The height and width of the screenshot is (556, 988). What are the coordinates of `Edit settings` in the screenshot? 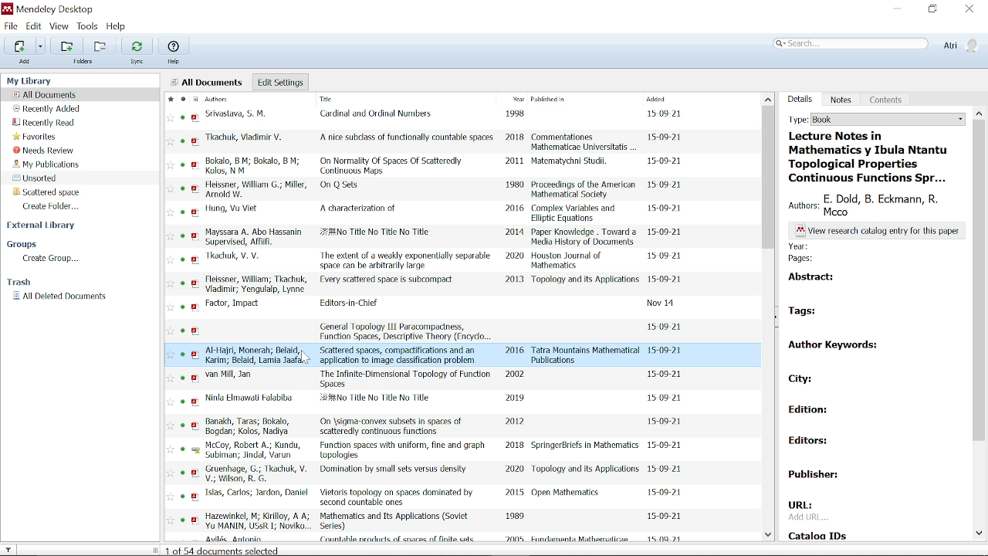 It's located at (280, 82).